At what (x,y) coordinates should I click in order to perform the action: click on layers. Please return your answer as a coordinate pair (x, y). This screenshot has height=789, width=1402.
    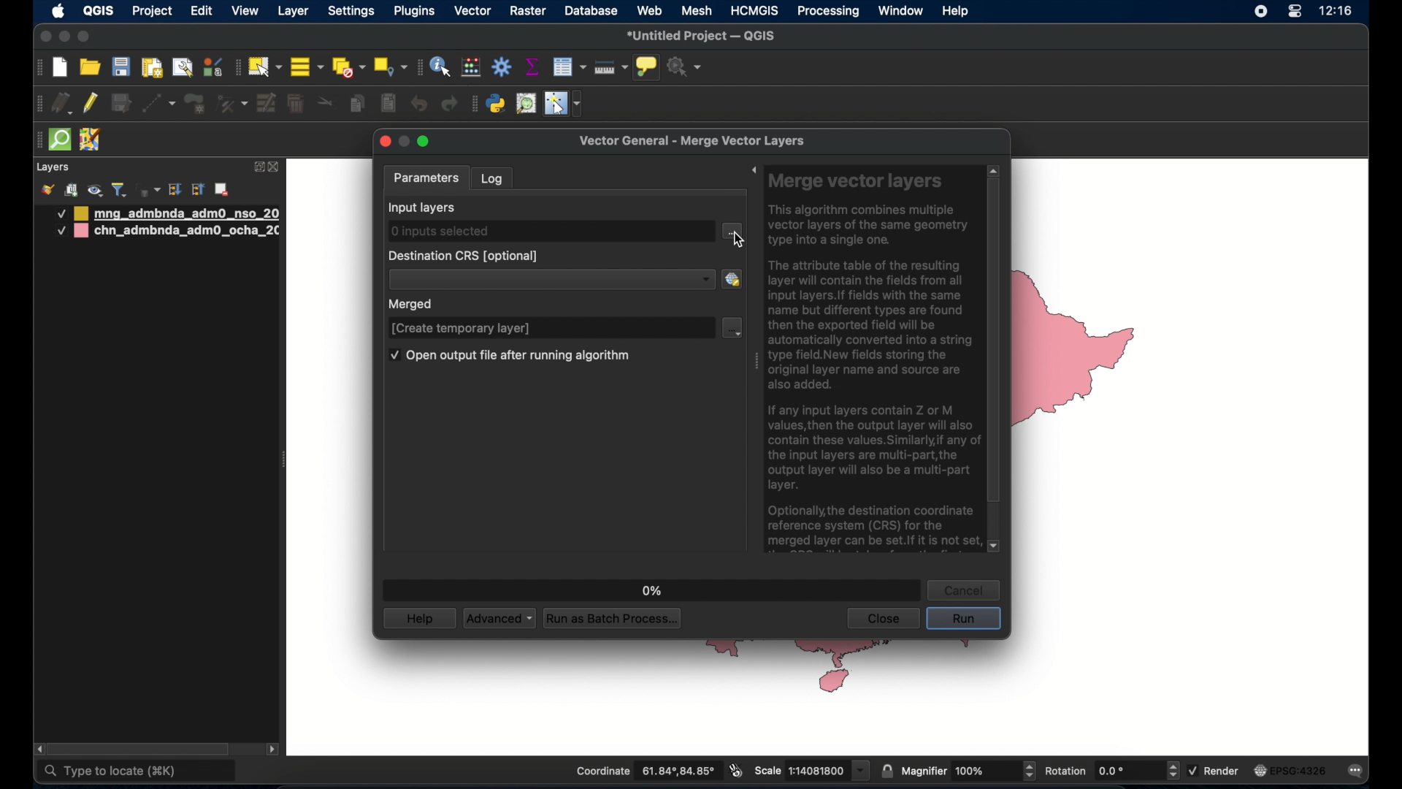
    Looking at the image, I should click on (53, 168).